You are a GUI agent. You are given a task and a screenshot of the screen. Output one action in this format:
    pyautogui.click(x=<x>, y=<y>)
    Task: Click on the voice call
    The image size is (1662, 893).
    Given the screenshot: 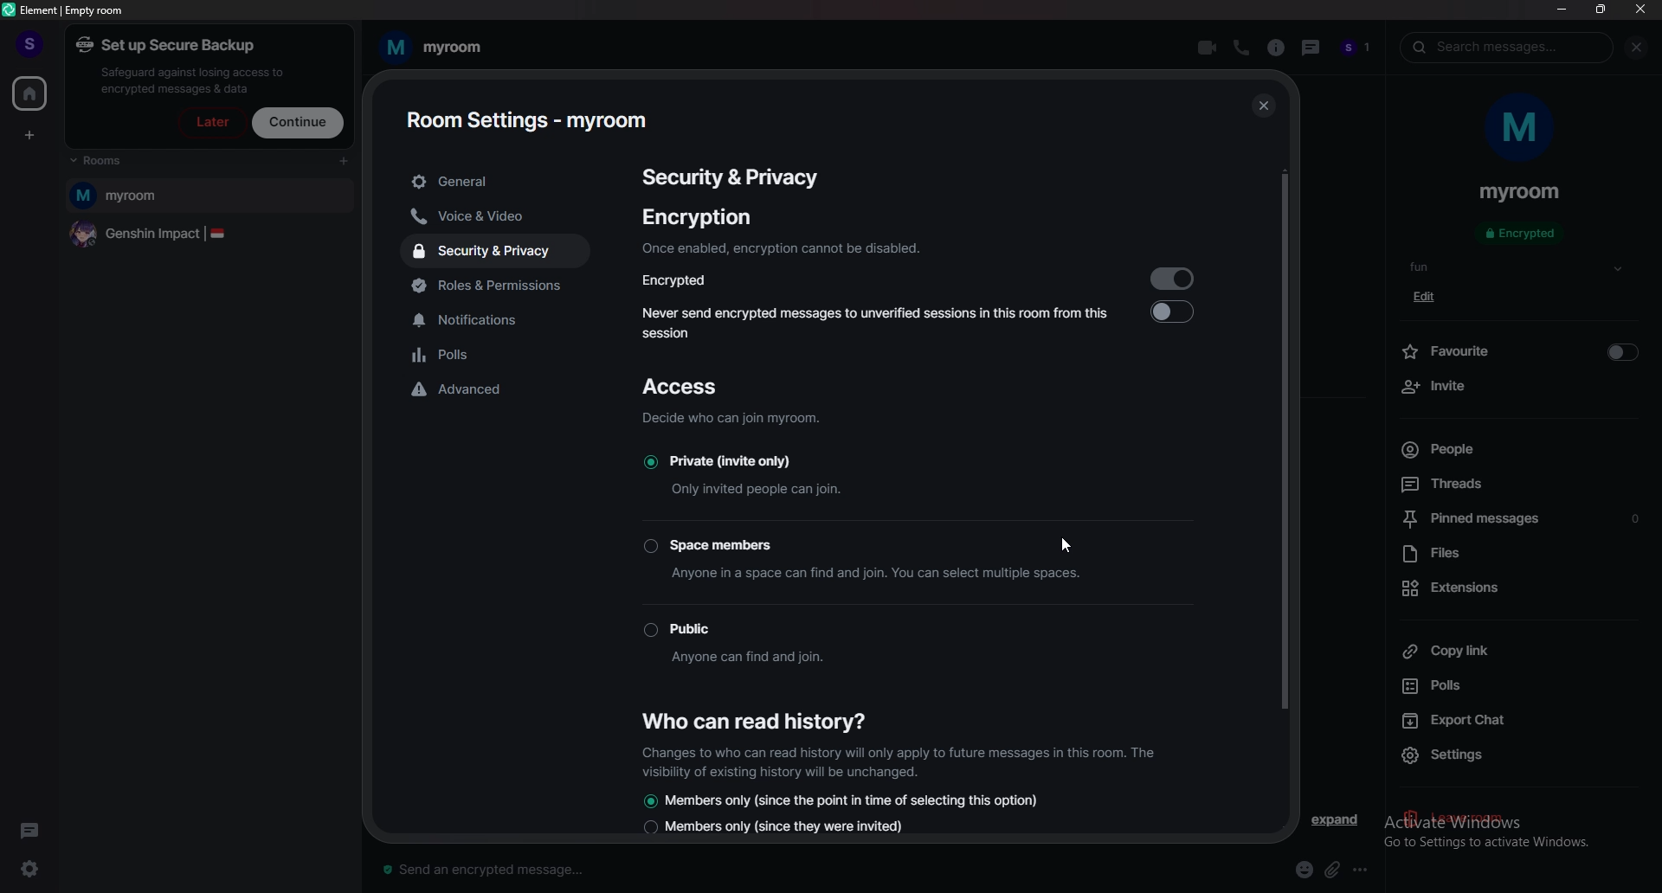 What is the action you would take?
    pyautogui.click(x=1241, y=48)
    